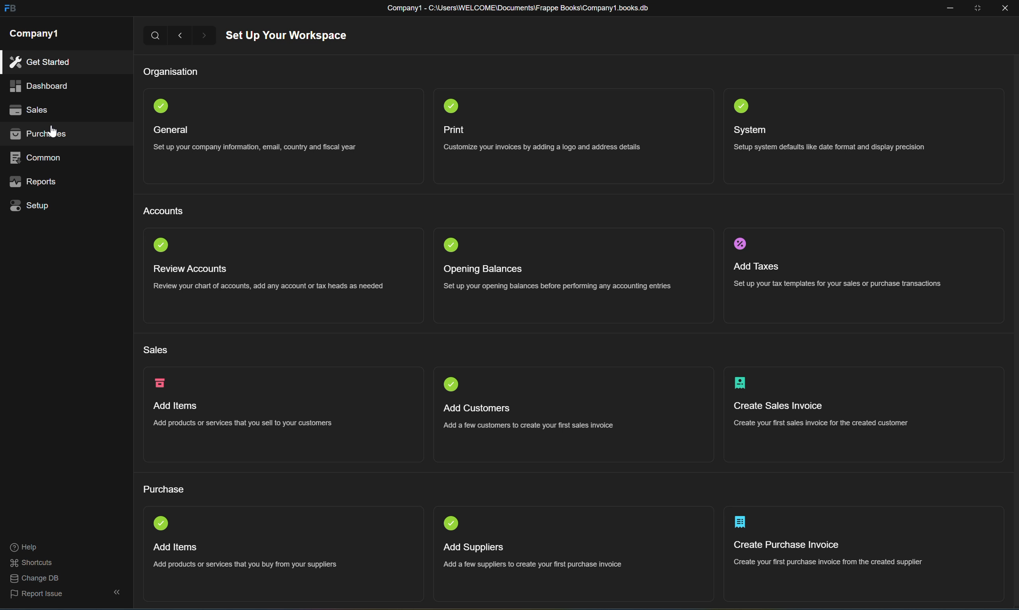 The image size is (1019, 610). I want to click on search bar, so click(156, 35).